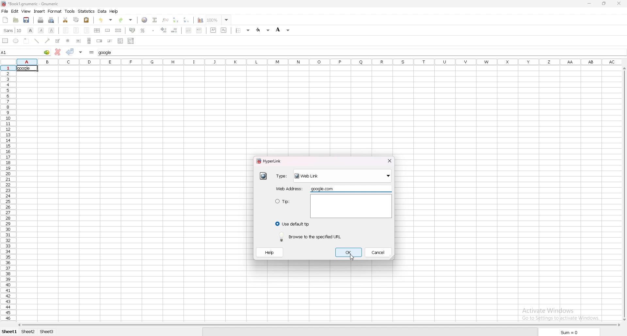 The width and height of the screenshot is (627, 336). I want to click on data, so click(102, 11).